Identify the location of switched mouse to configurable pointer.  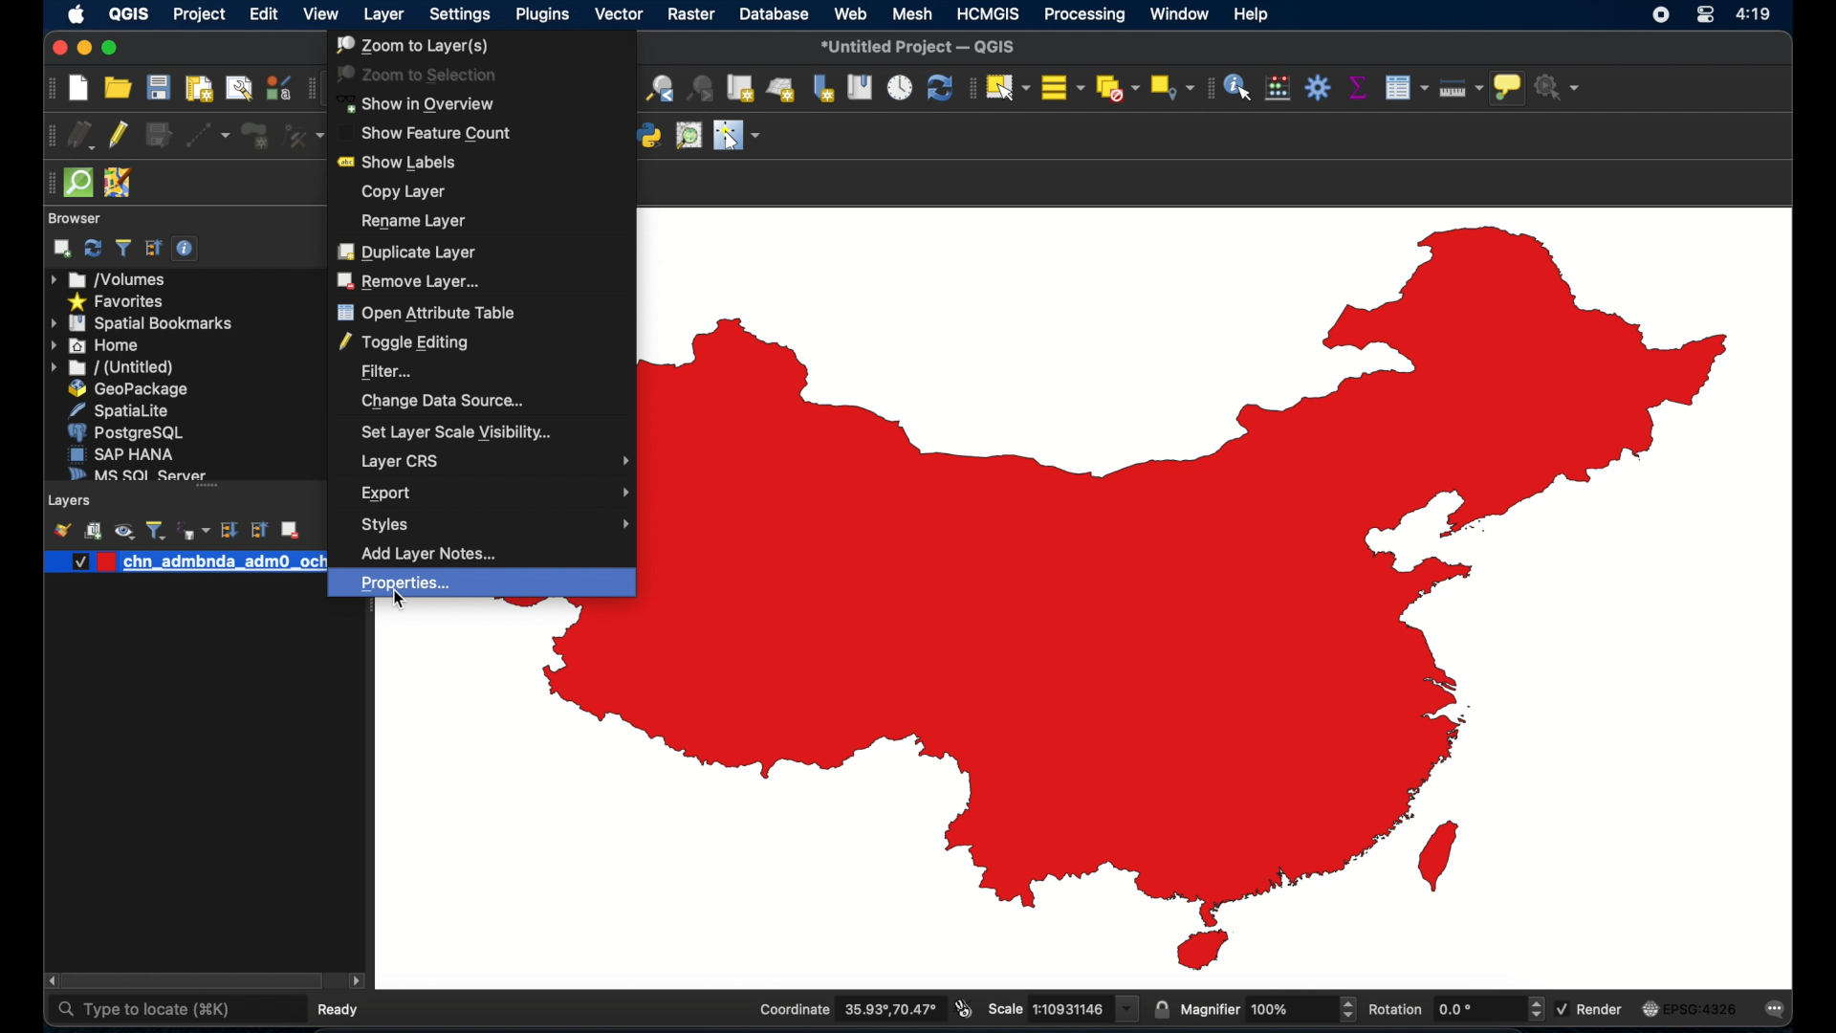
(737, 135).